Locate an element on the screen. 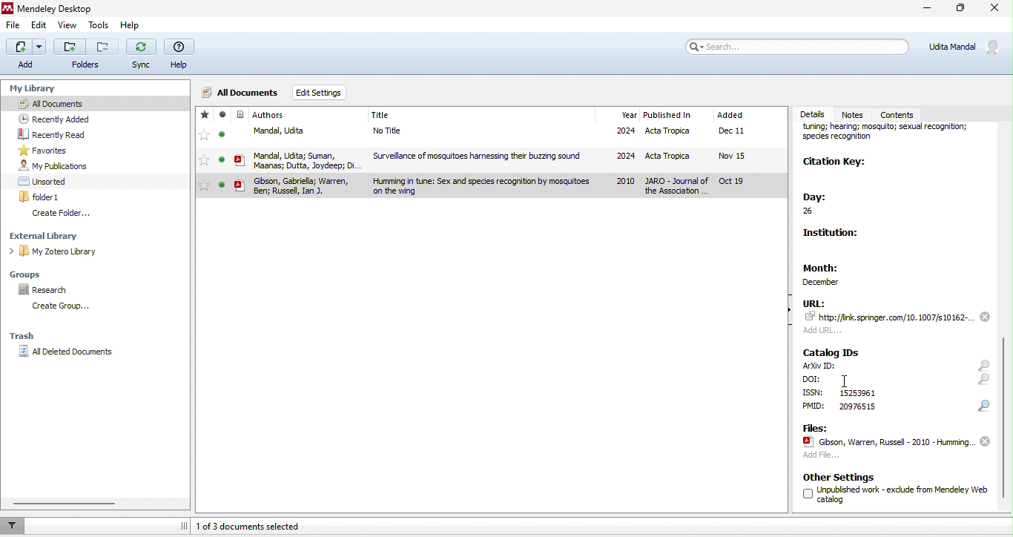  edit settings is located at coordinates (323, 93).